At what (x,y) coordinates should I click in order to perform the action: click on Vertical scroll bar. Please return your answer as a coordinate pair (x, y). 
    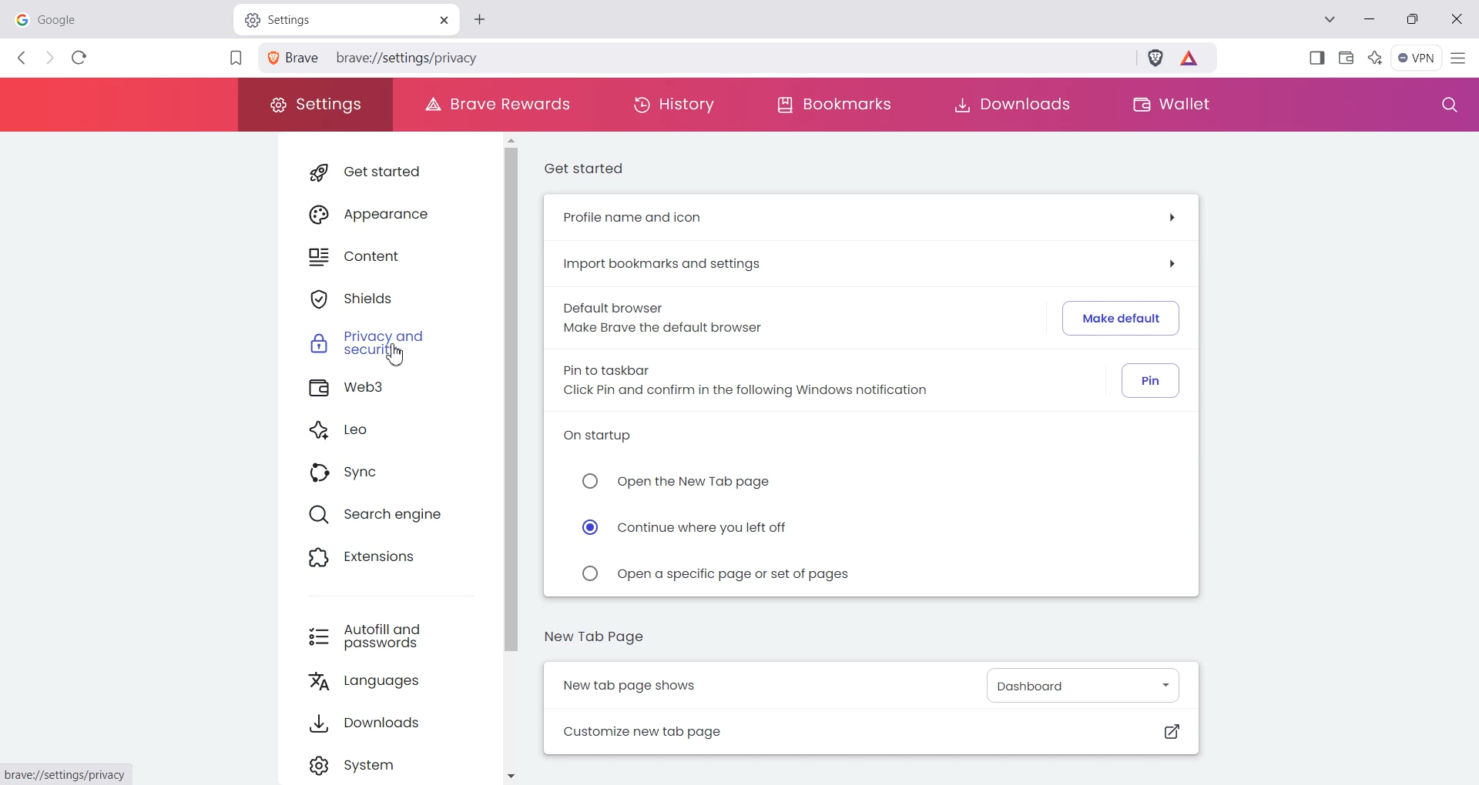
    Looking at the image, I should click on (512, 459).